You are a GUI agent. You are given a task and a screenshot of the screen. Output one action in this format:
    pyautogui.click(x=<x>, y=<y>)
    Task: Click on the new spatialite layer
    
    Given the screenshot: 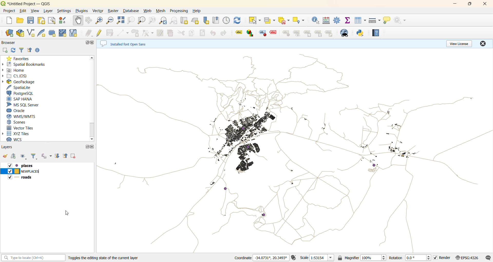 What is the action you would take?
    pyautogui.click(x=42, y=33)
    